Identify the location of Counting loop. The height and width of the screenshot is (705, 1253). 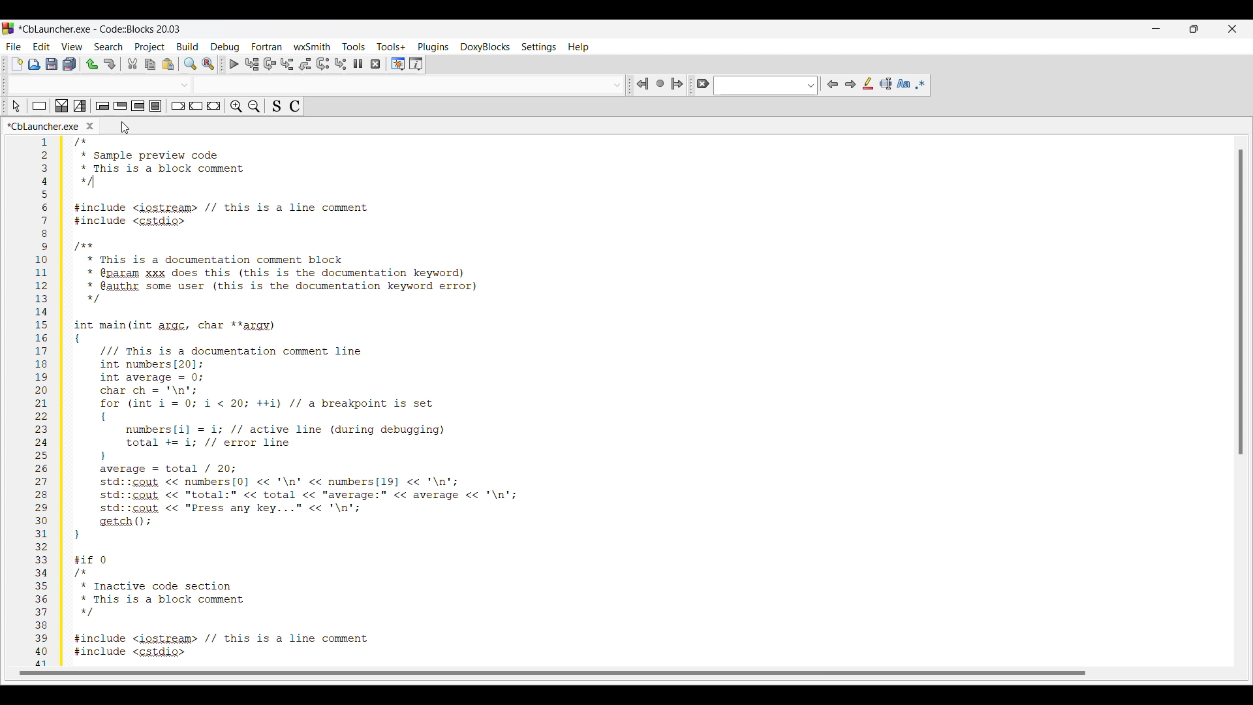
(138, 106).